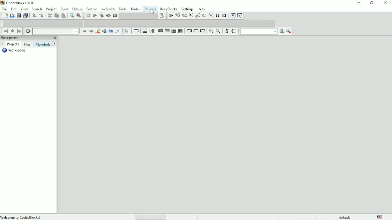 The image size is (392, 220). What do you see at coordinates (185, 16) in the screenshot?
I see `Next line` at bounding box center [185, 16].